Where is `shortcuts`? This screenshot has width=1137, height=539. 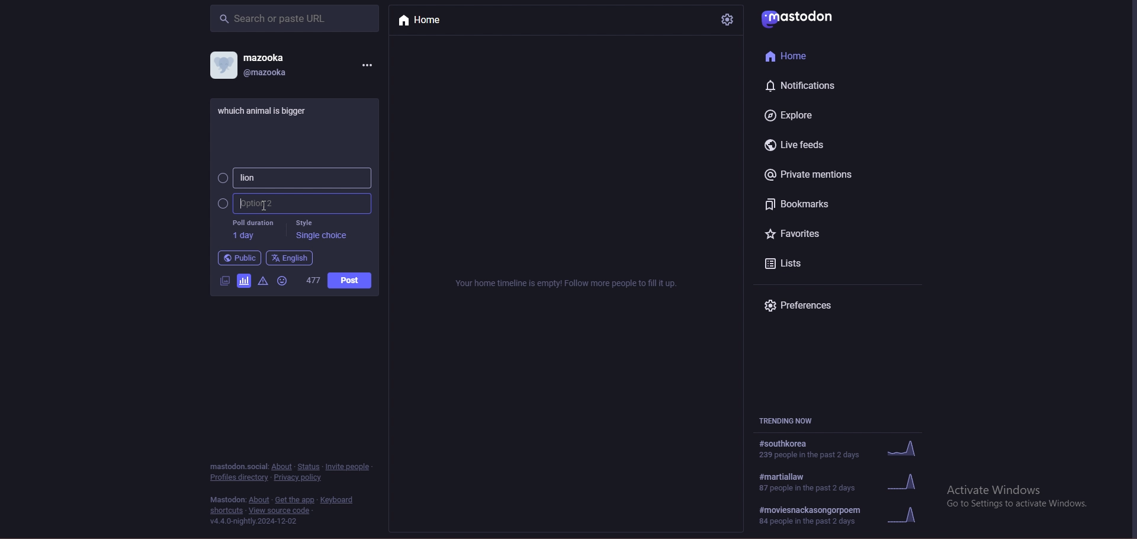
shortcuts is located at coordinates (227, 511).